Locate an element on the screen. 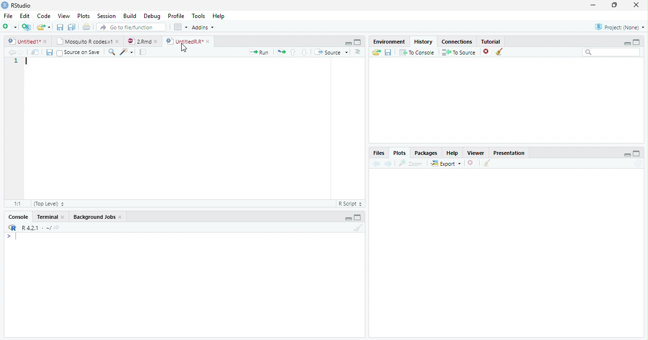  Go to file/function is located at coordinates (131, 27).